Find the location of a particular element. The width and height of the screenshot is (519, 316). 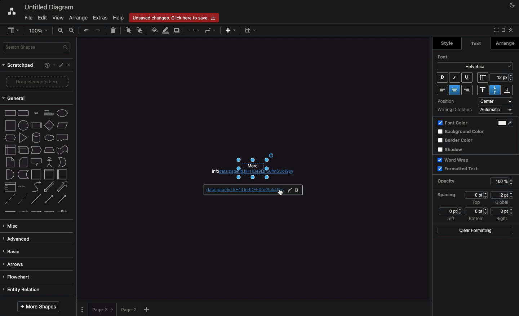

Left aligned is located at coordinates (442, 90).